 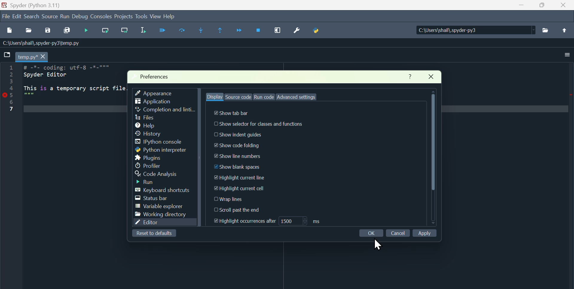 I want to click on Preferences, so click(x=297, y=31).